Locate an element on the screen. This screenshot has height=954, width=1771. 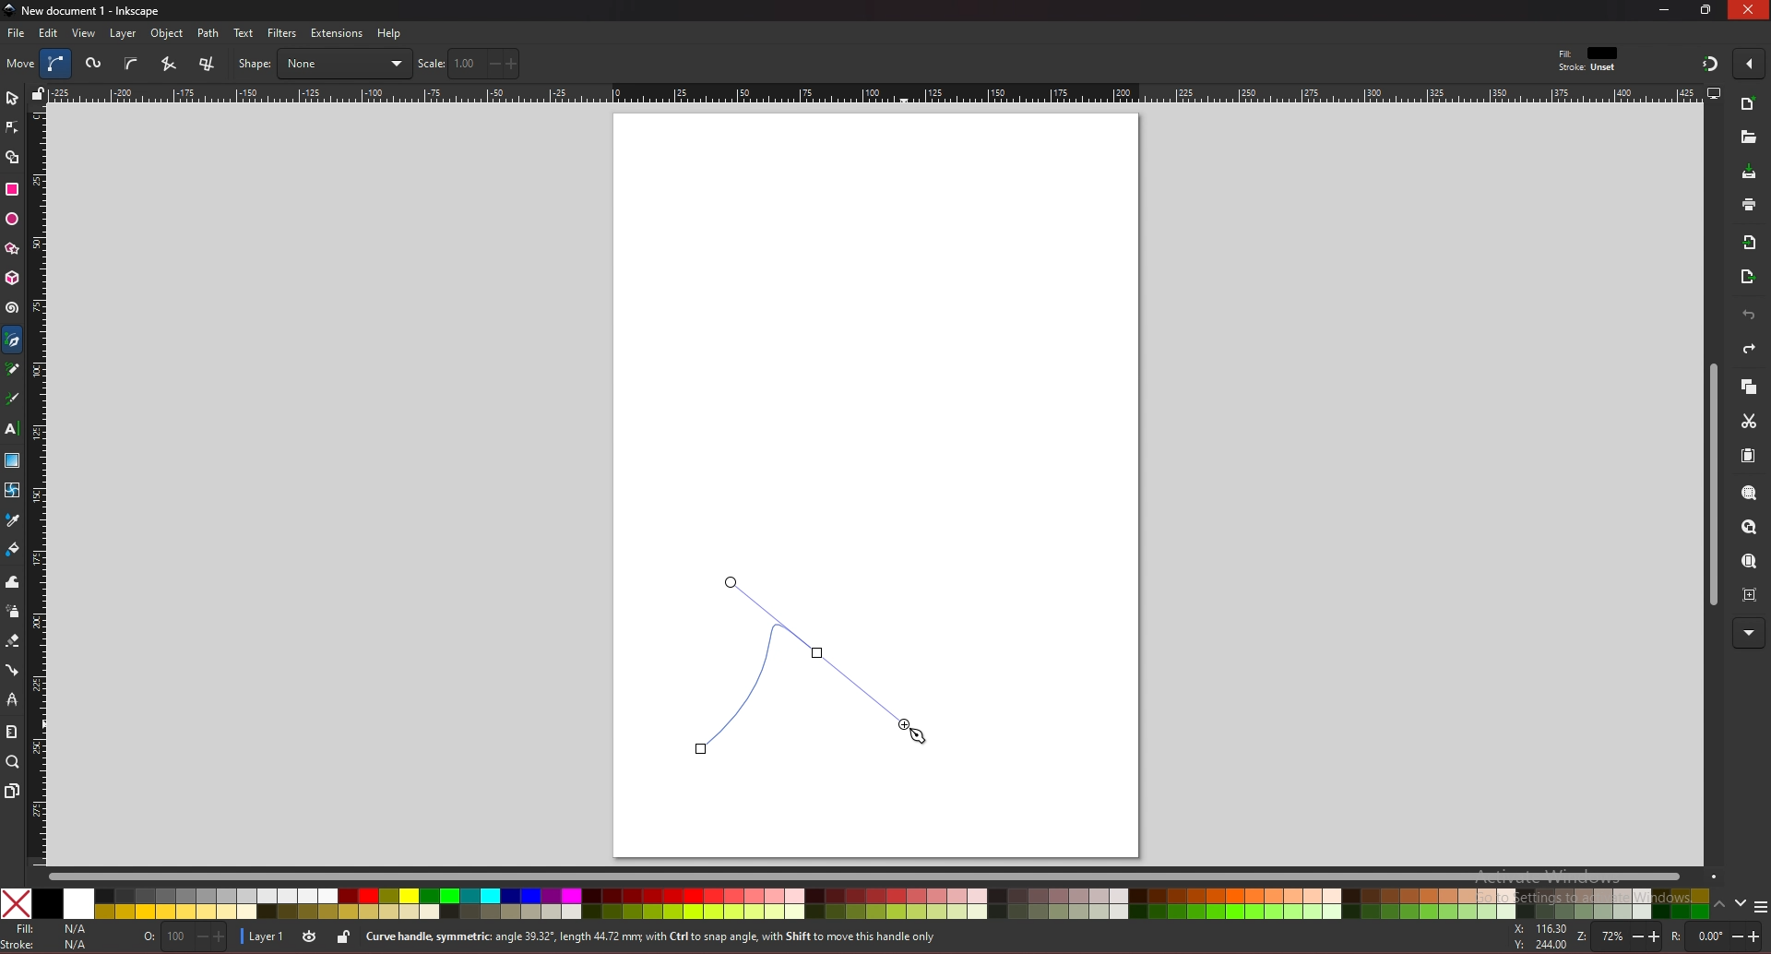
view is located at coordinates (85, 33).